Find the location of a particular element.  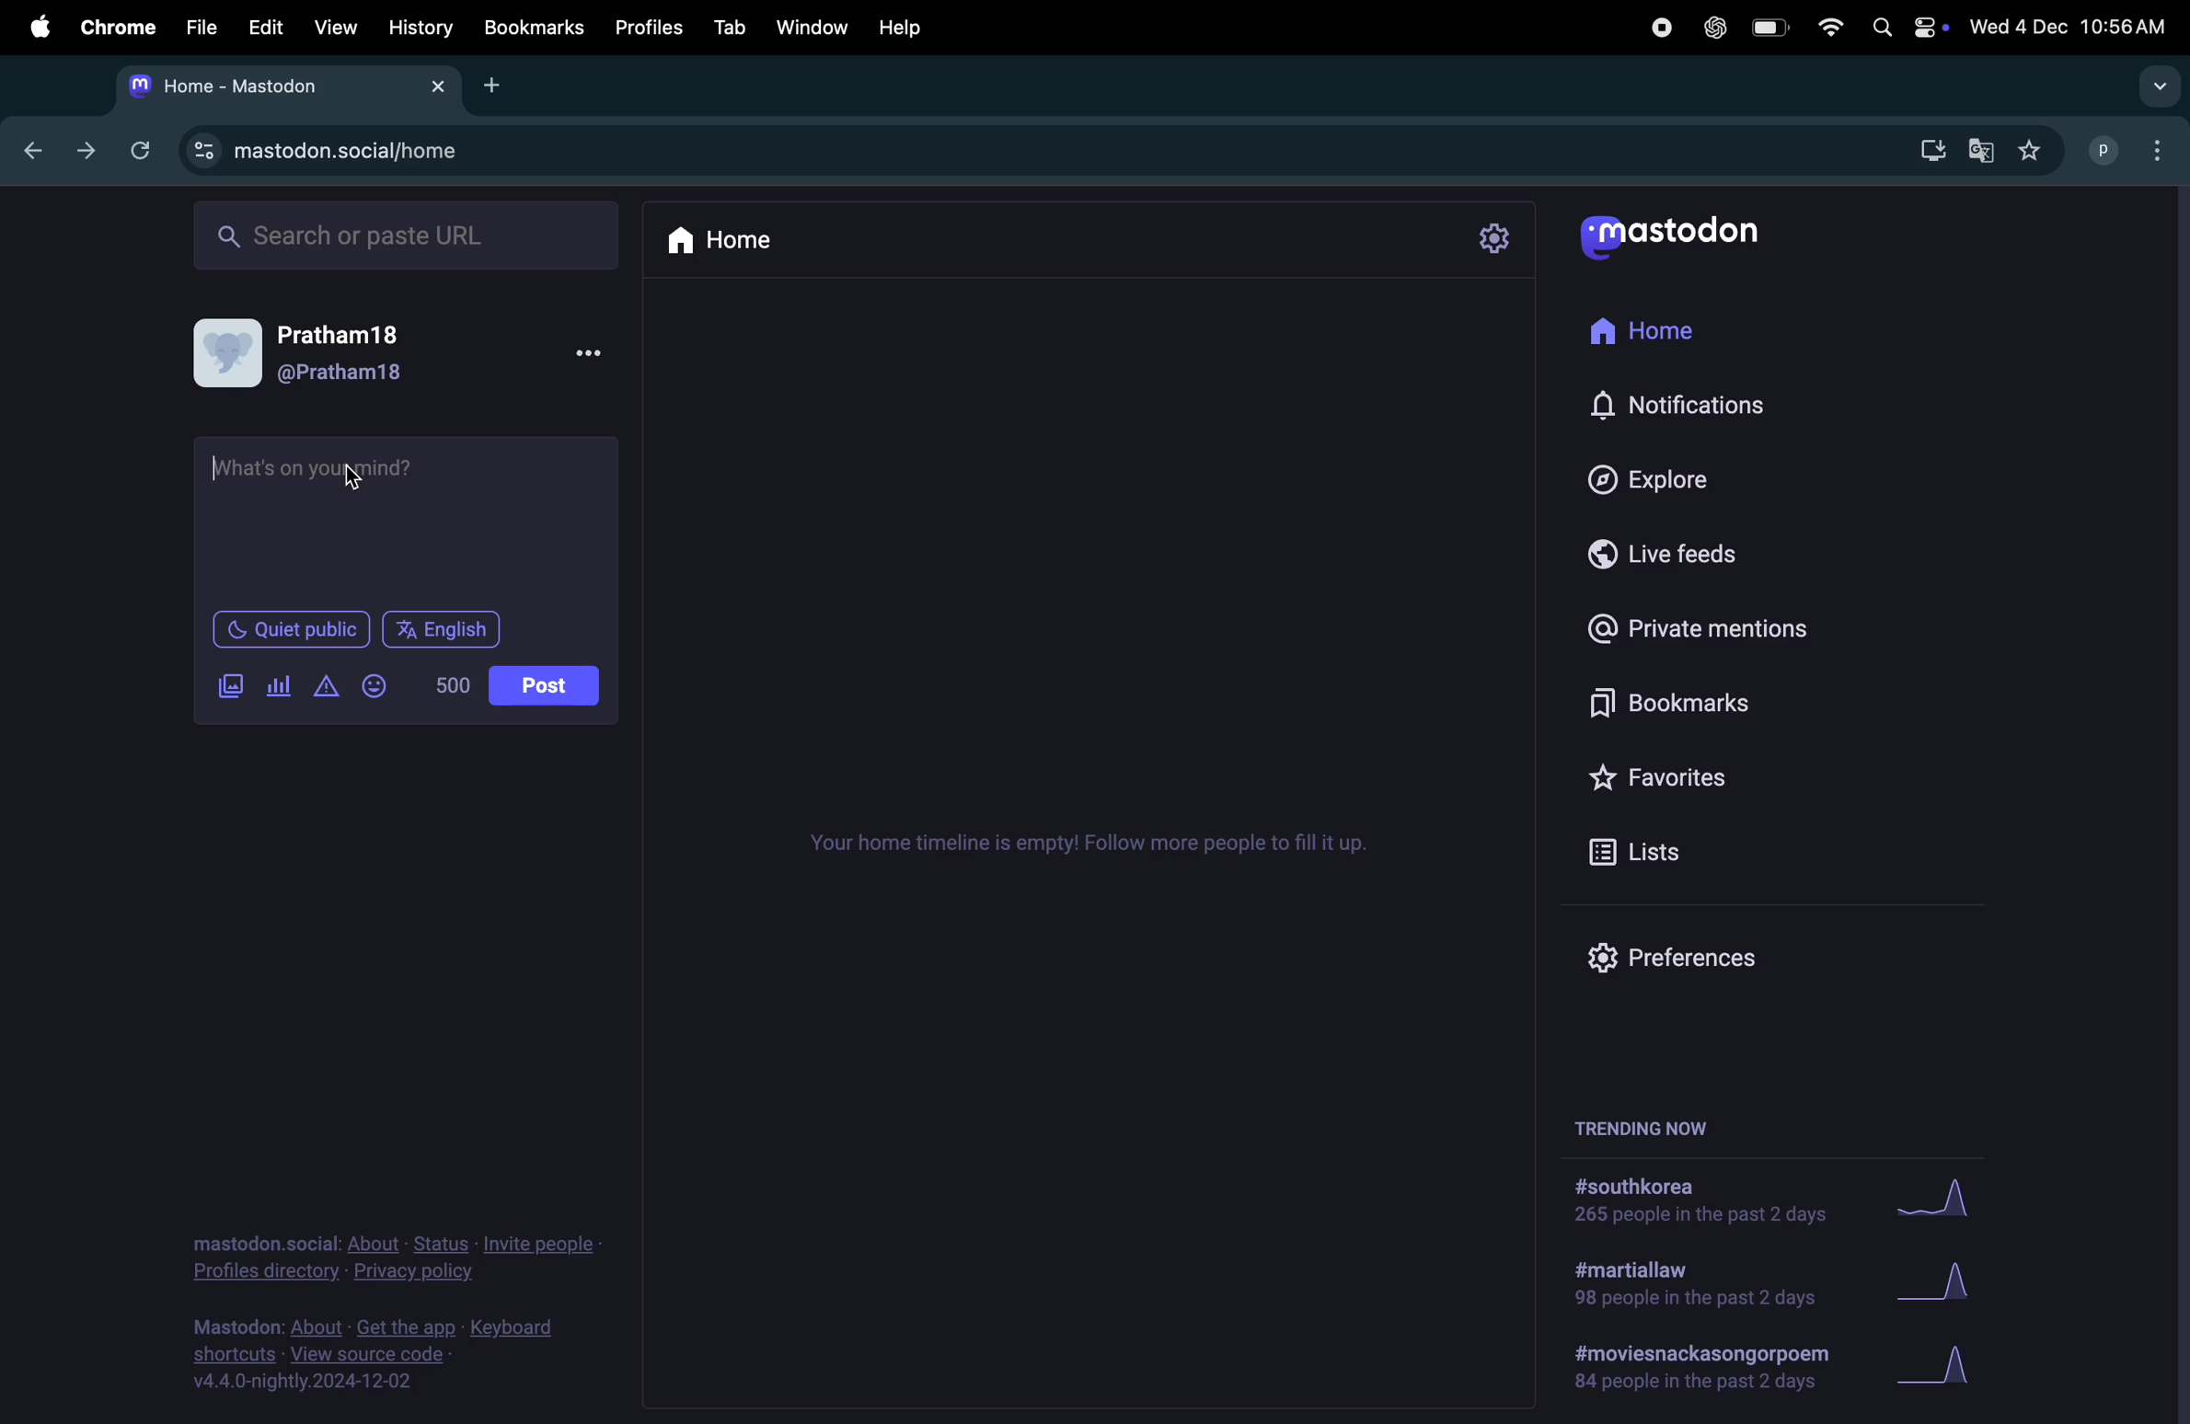

Tab is located at coordinates (730, 27).